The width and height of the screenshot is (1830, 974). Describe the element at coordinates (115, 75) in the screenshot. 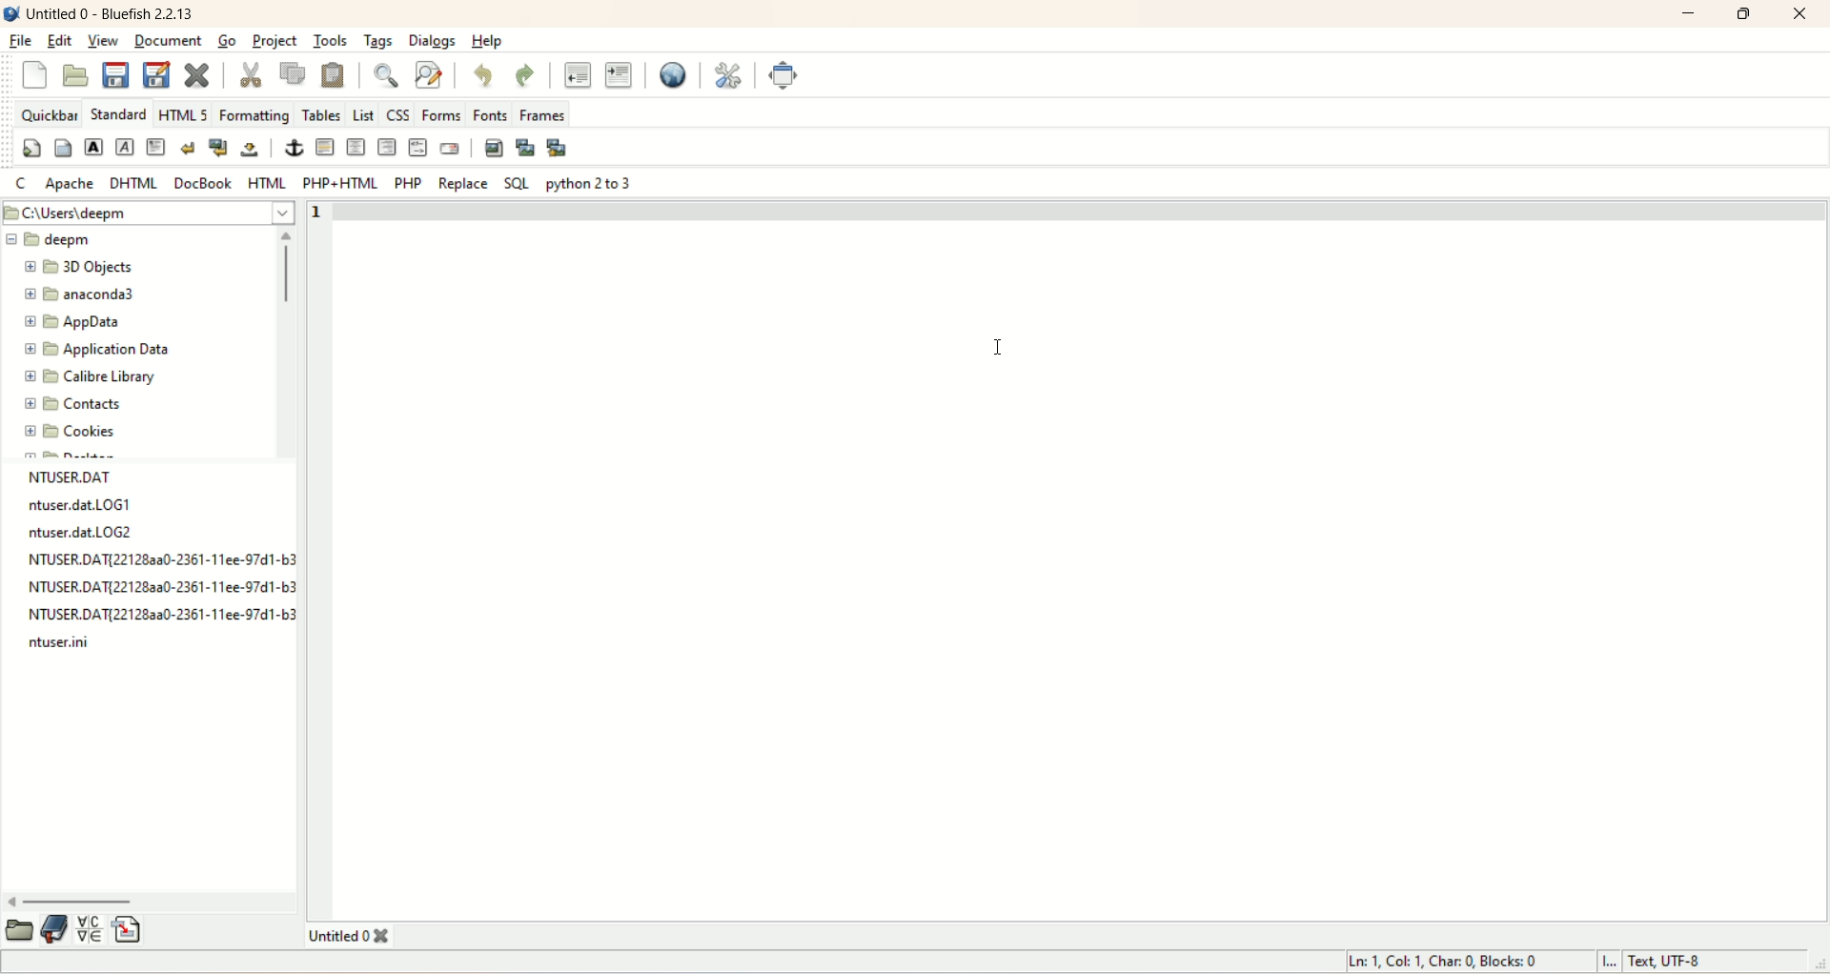

I see `save current file` at that location.